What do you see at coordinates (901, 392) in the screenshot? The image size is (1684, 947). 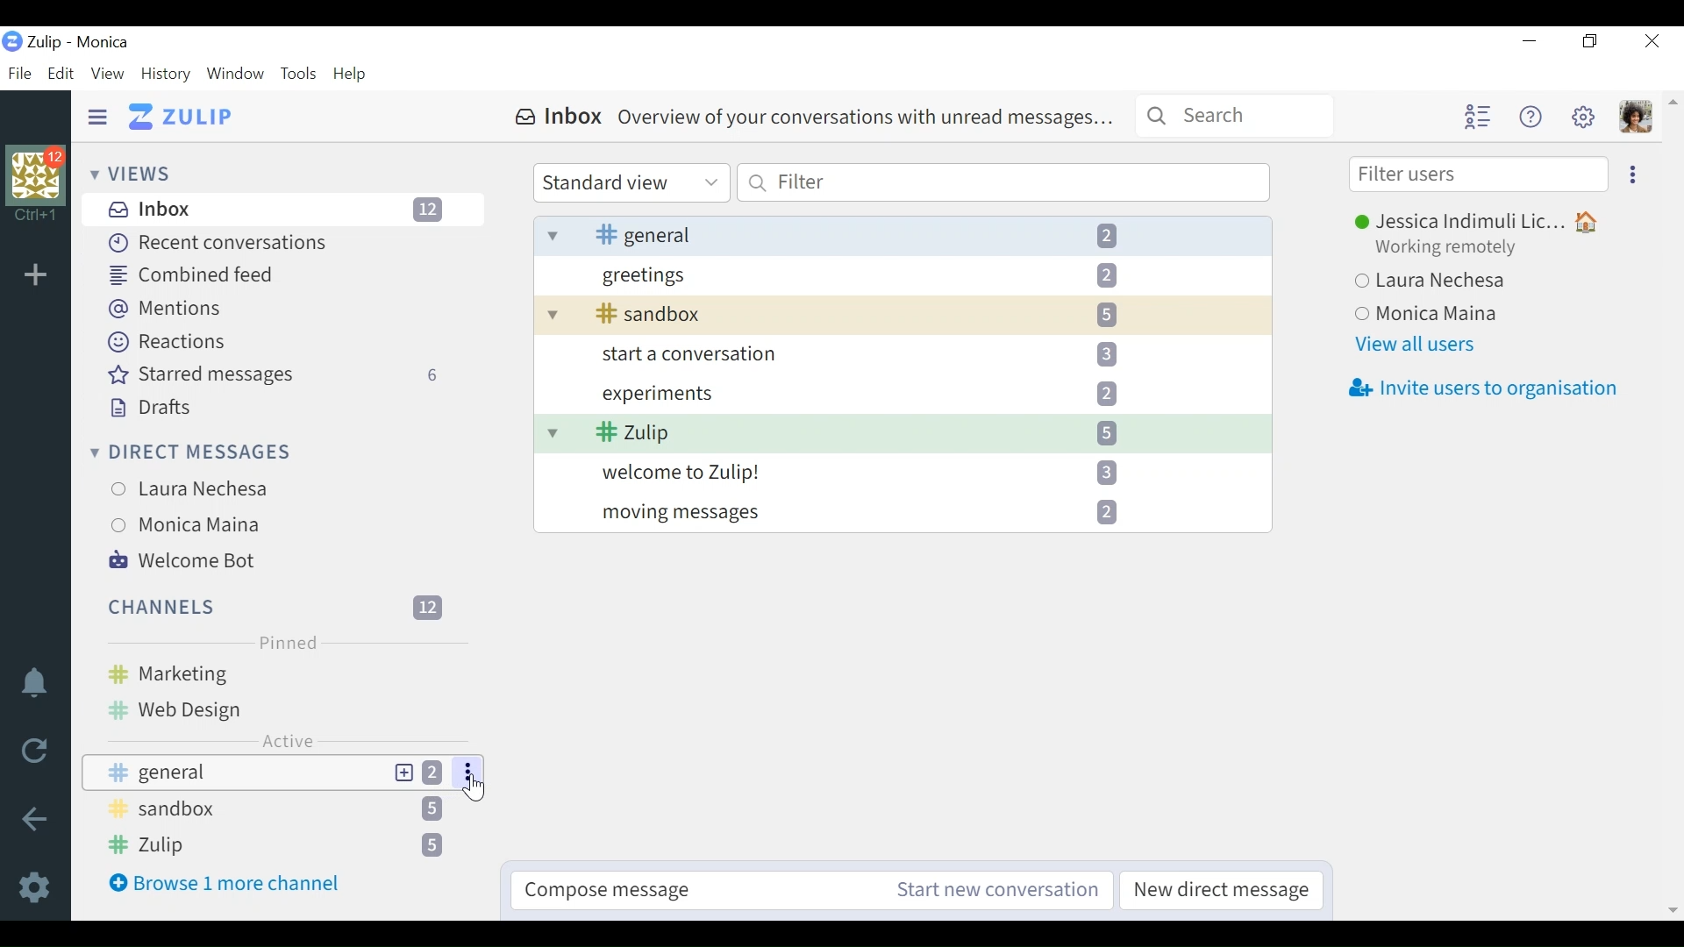 I see `experiments 2` at bounding box center [901, 392].